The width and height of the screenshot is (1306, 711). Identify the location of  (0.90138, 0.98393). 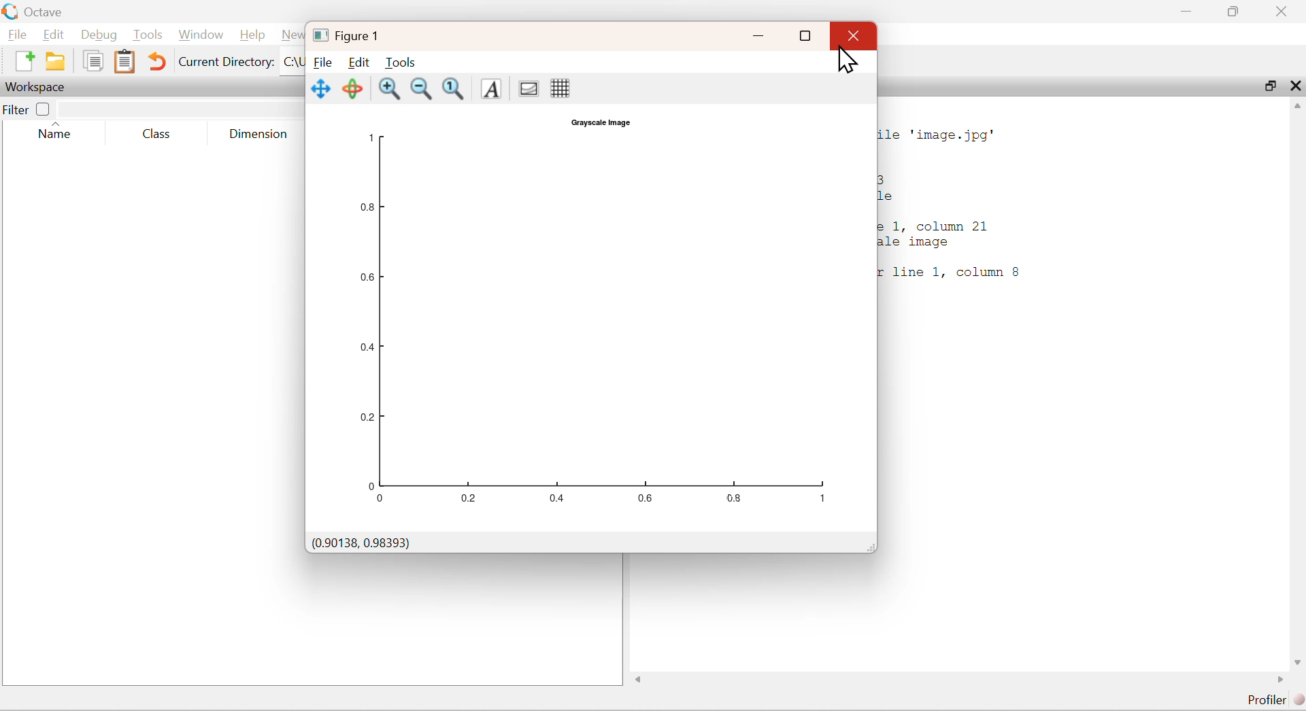
(363, 543).